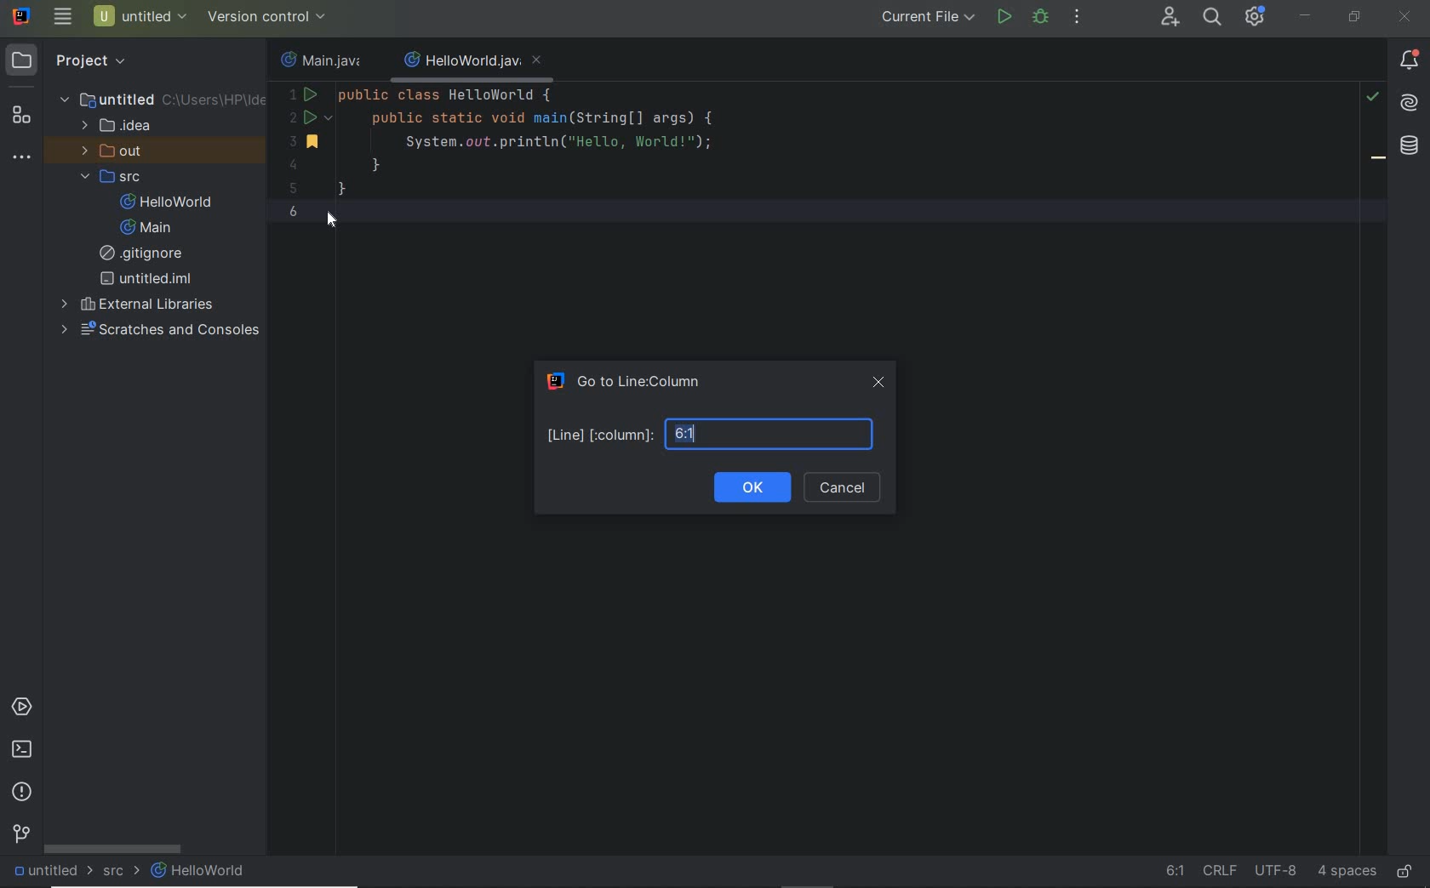 The width and height of the screenshot is (1430, 888). What do you see at coordinates (1275, 873) in the screenshot?
I see `fine encoding` at bounding box center [1275, 873].